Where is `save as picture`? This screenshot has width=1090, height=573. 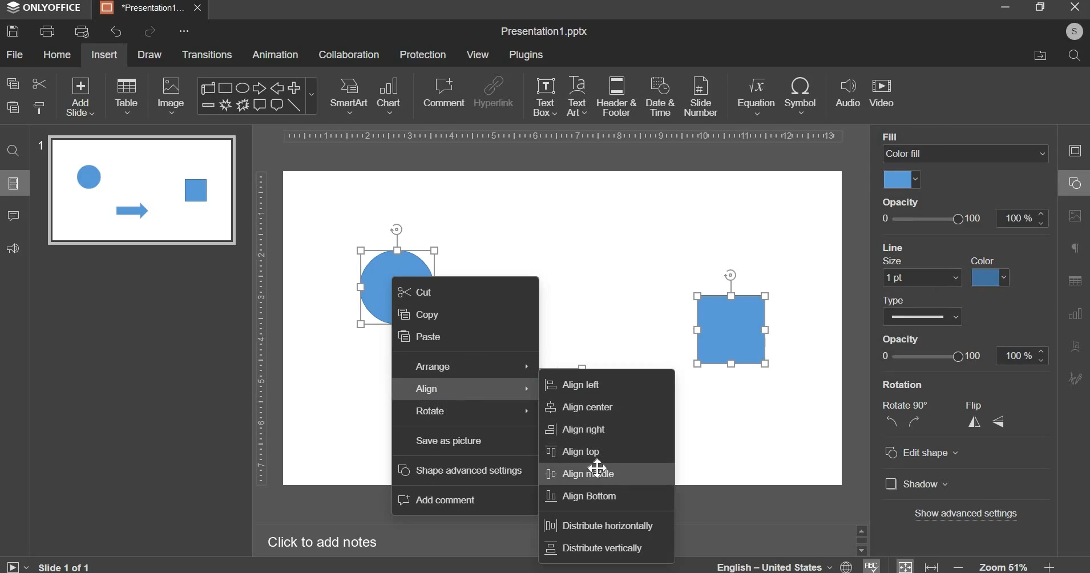 save as picture is located at coordinates (449, 441).